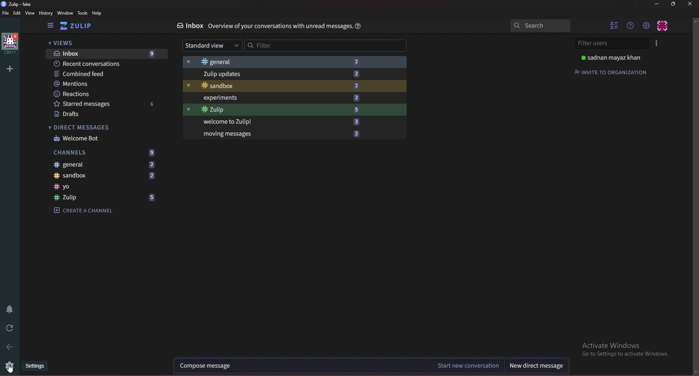 This screenshot has width=699, height=376. What do you see at coordinates (86, 211) in the screenshot?
I see `Create a channel` at bounding box center [86, 211].